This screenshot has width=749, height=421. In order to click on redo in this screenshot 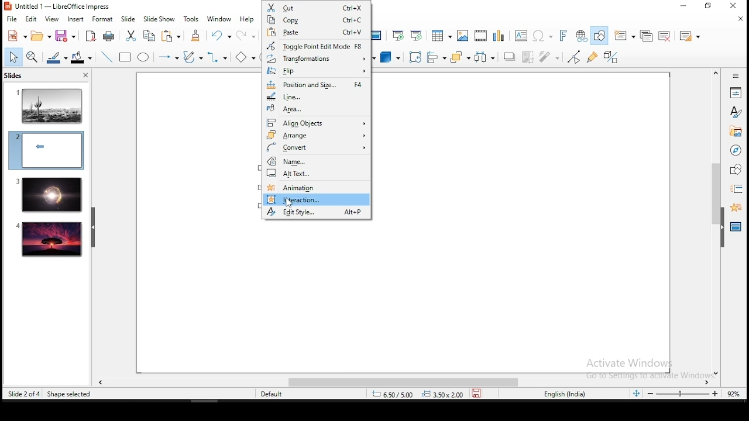, I will do `click(247, 35)`.